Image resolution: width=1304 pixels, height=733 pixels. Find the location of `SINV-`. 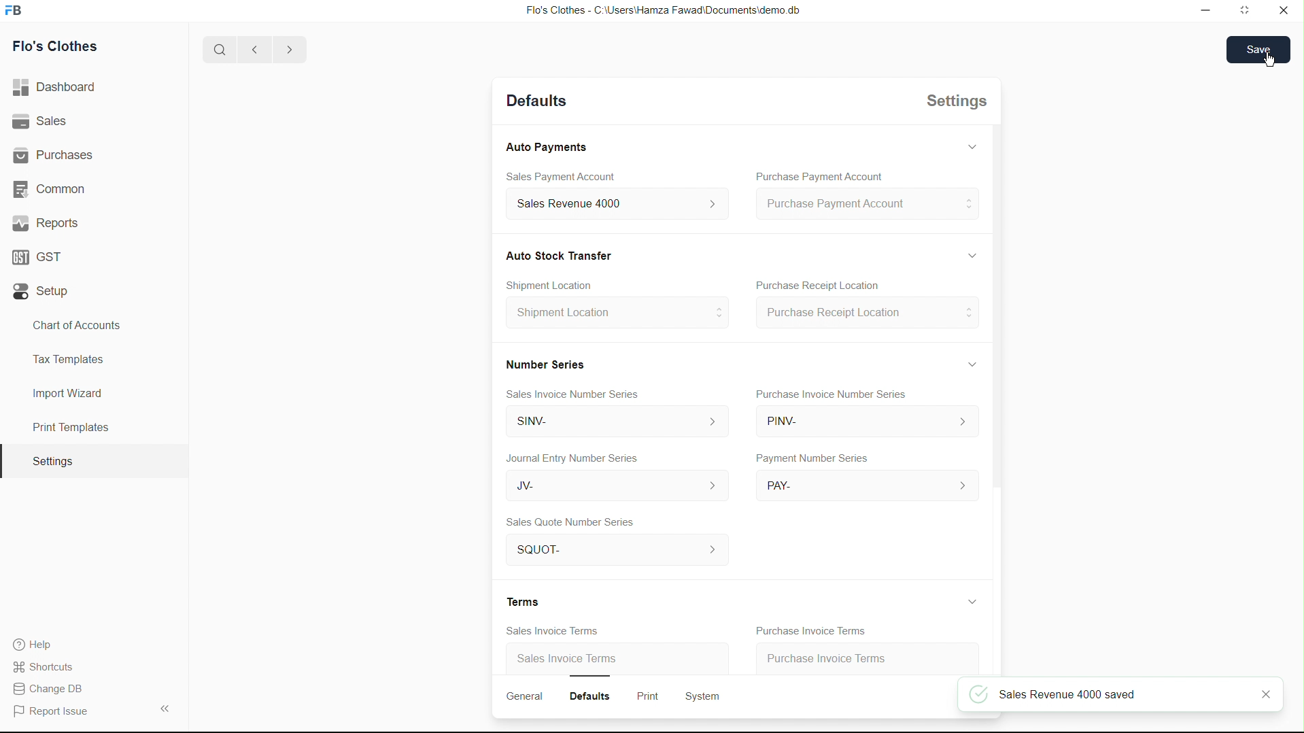

SINV- is located at coordinates (609, 422).